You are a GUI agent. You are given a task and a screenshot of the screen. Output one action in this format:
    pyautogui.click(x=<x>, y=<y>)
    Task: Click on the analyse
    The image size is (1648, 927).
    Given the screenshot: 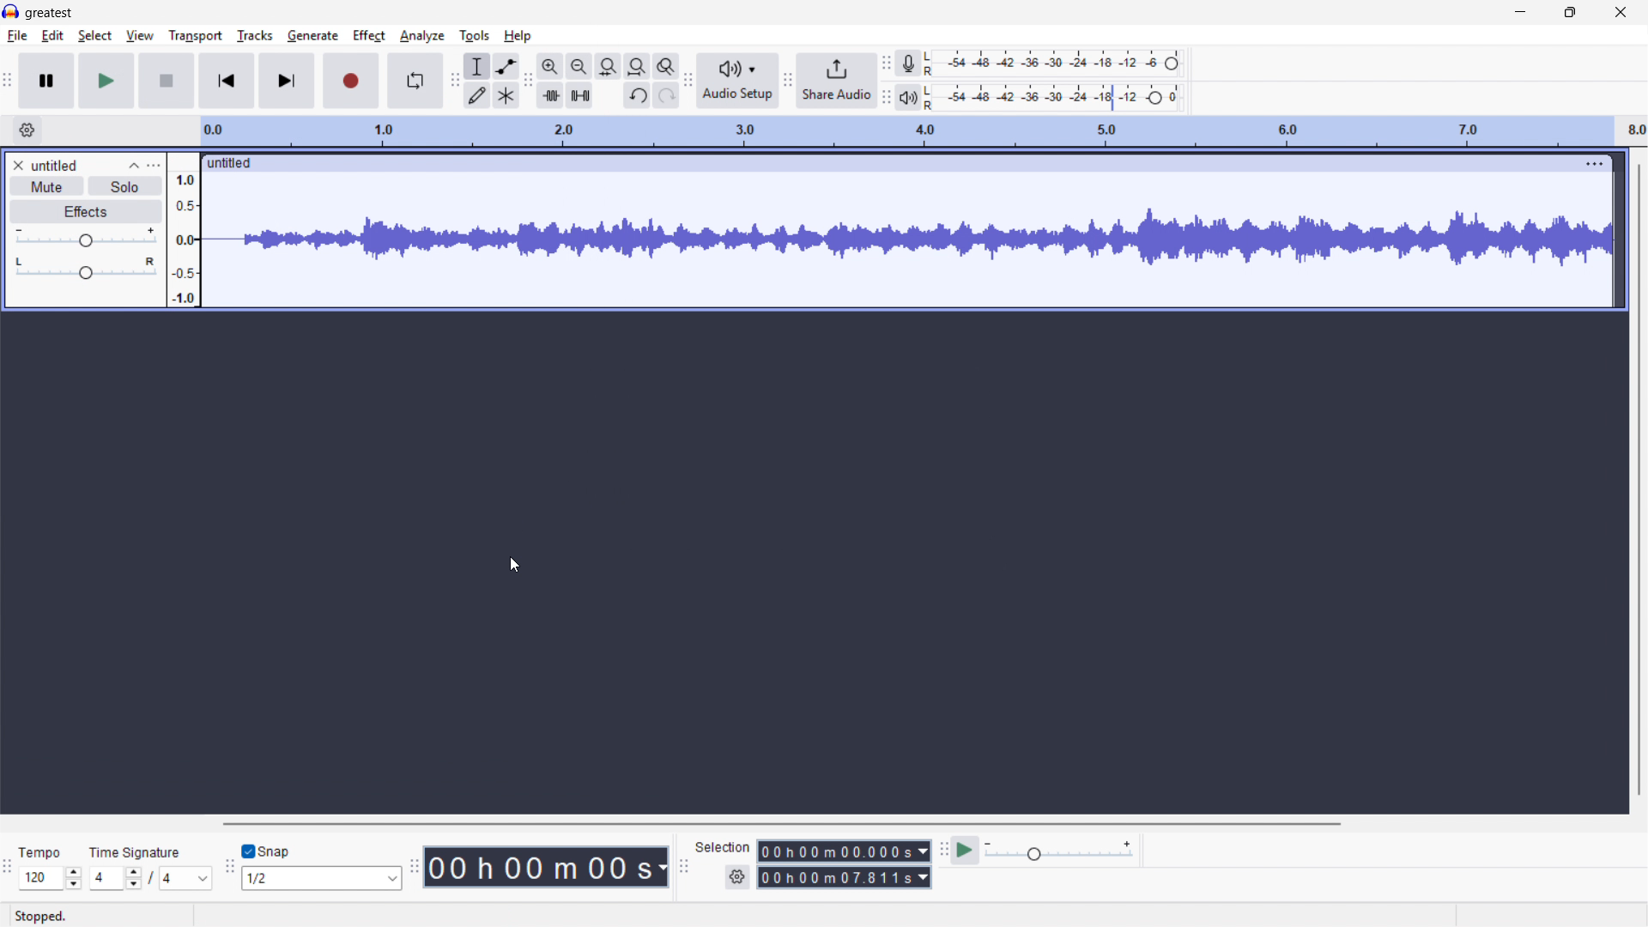 What is the action you would take?
    pyautogui.click(x=422, y=36)
    